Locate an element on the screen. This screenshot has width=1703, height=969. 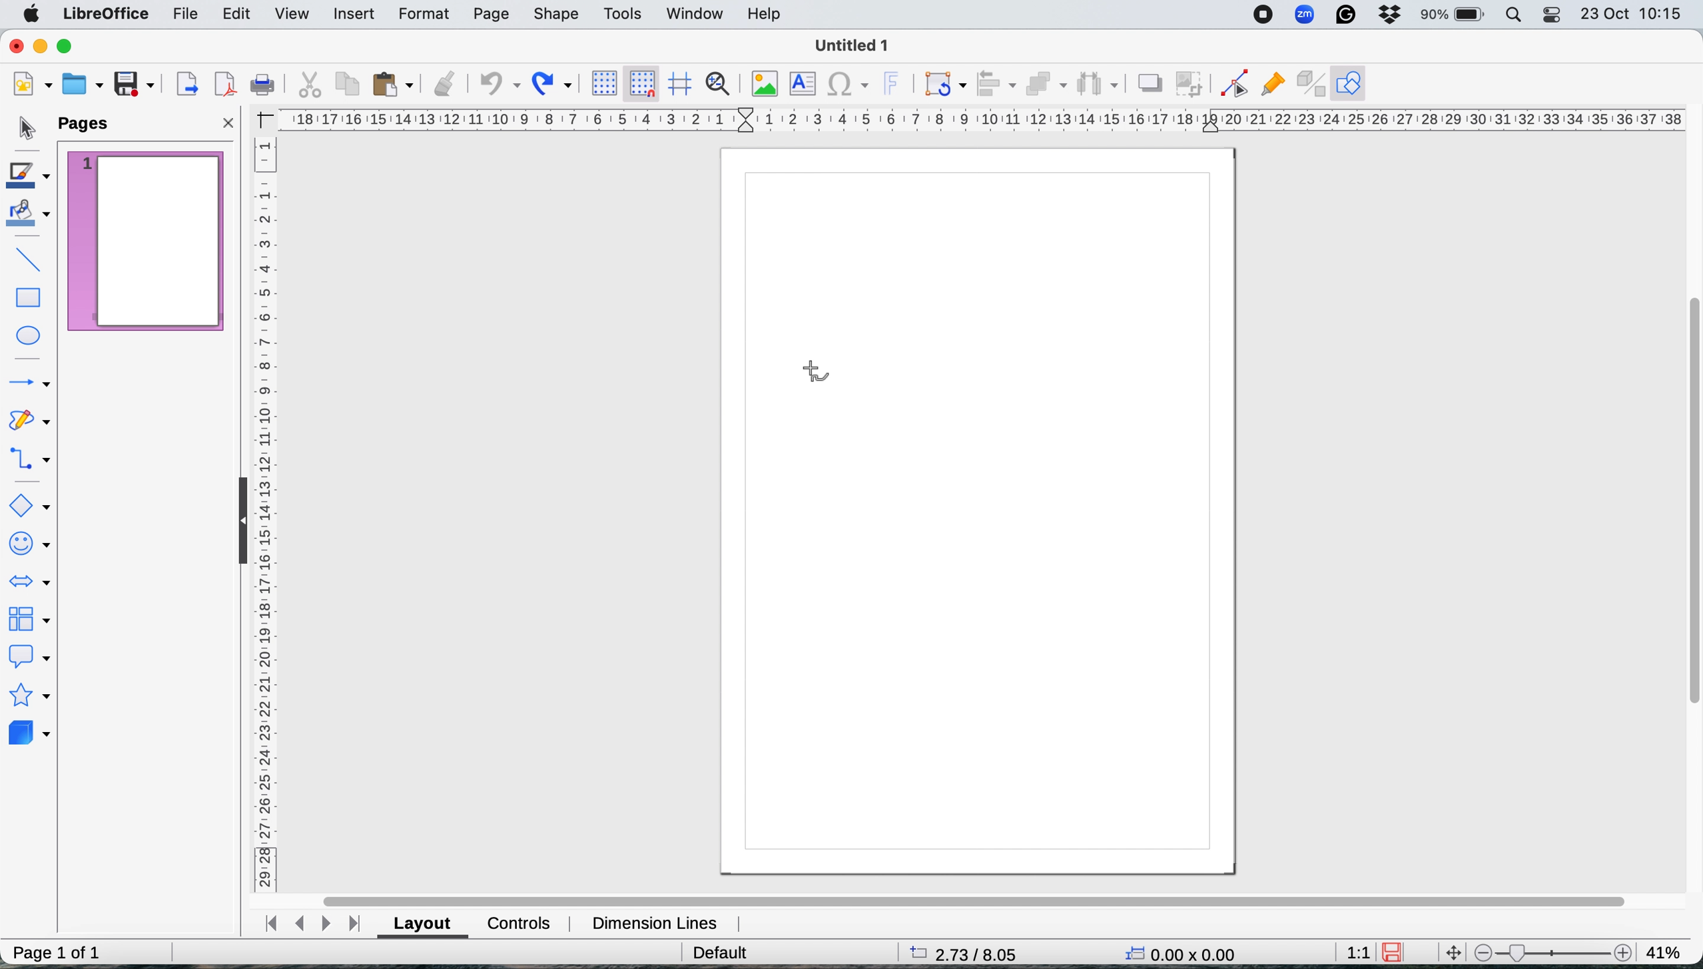
switch between pages is located at coordinates (313, 921).